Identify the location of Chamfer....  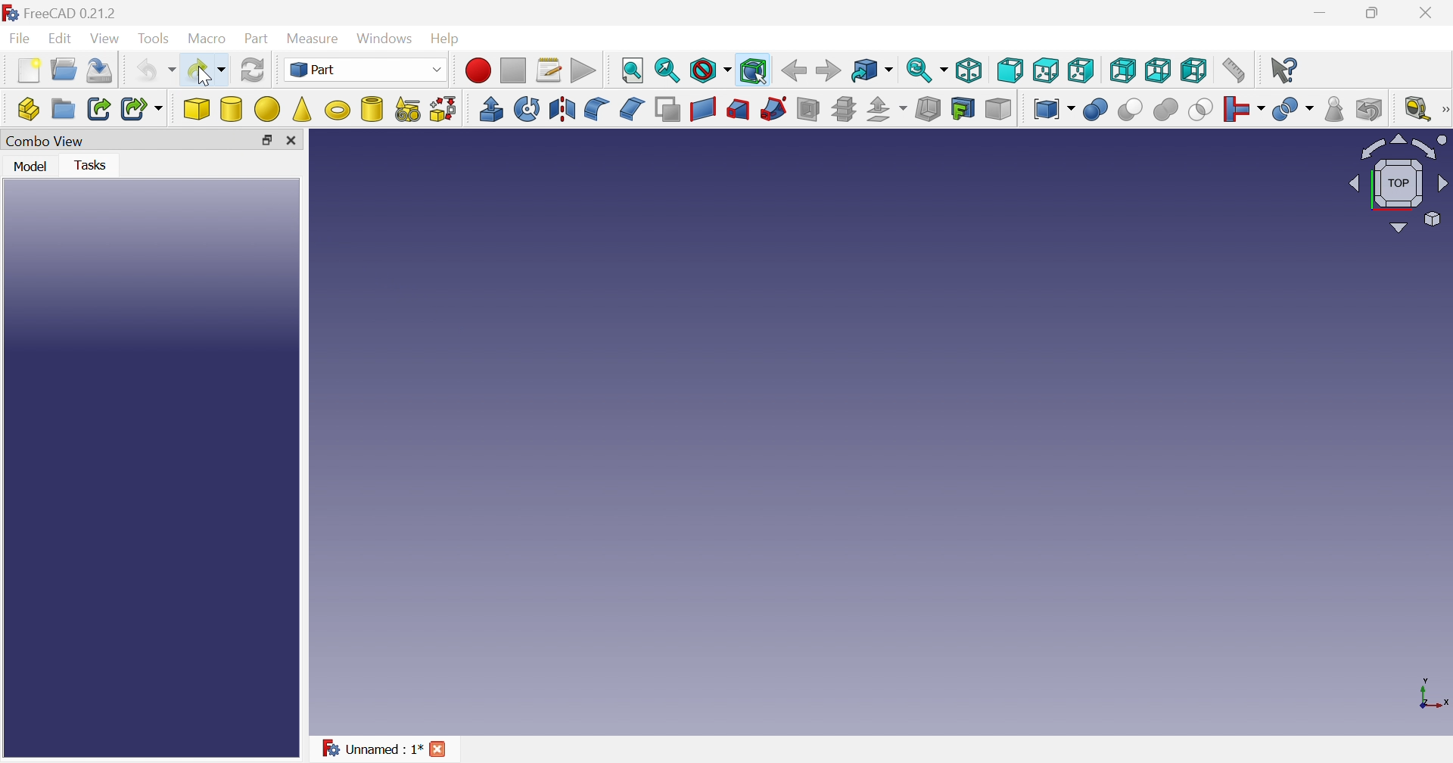
(633, 108).